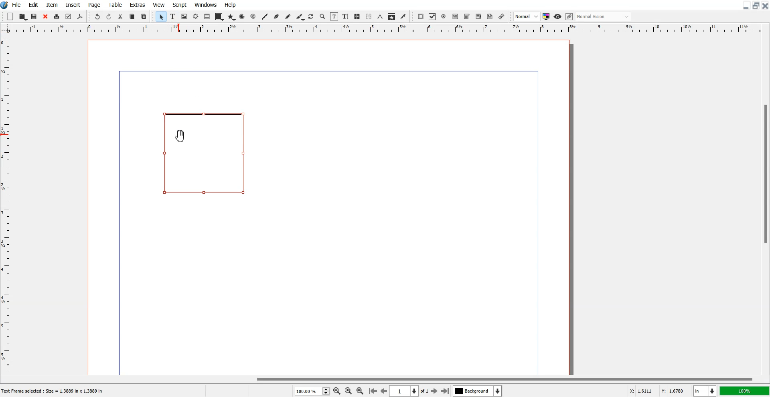  What do you see at coordinates (253, 17) in the screenshot?
I see `Spiral` at bounding box center [253, 17].